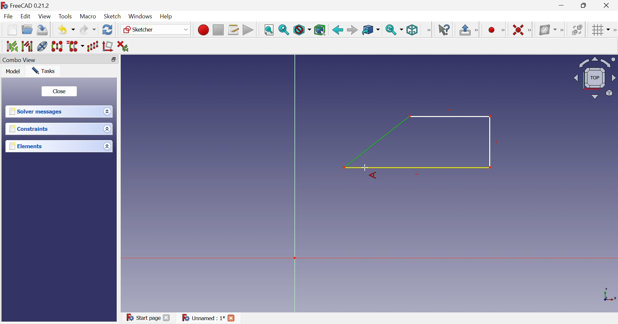 This screenshot has height=324, width=618. Describe the element at coordinates (269, 29) in the screenshot. I see `Fit all` at that location.